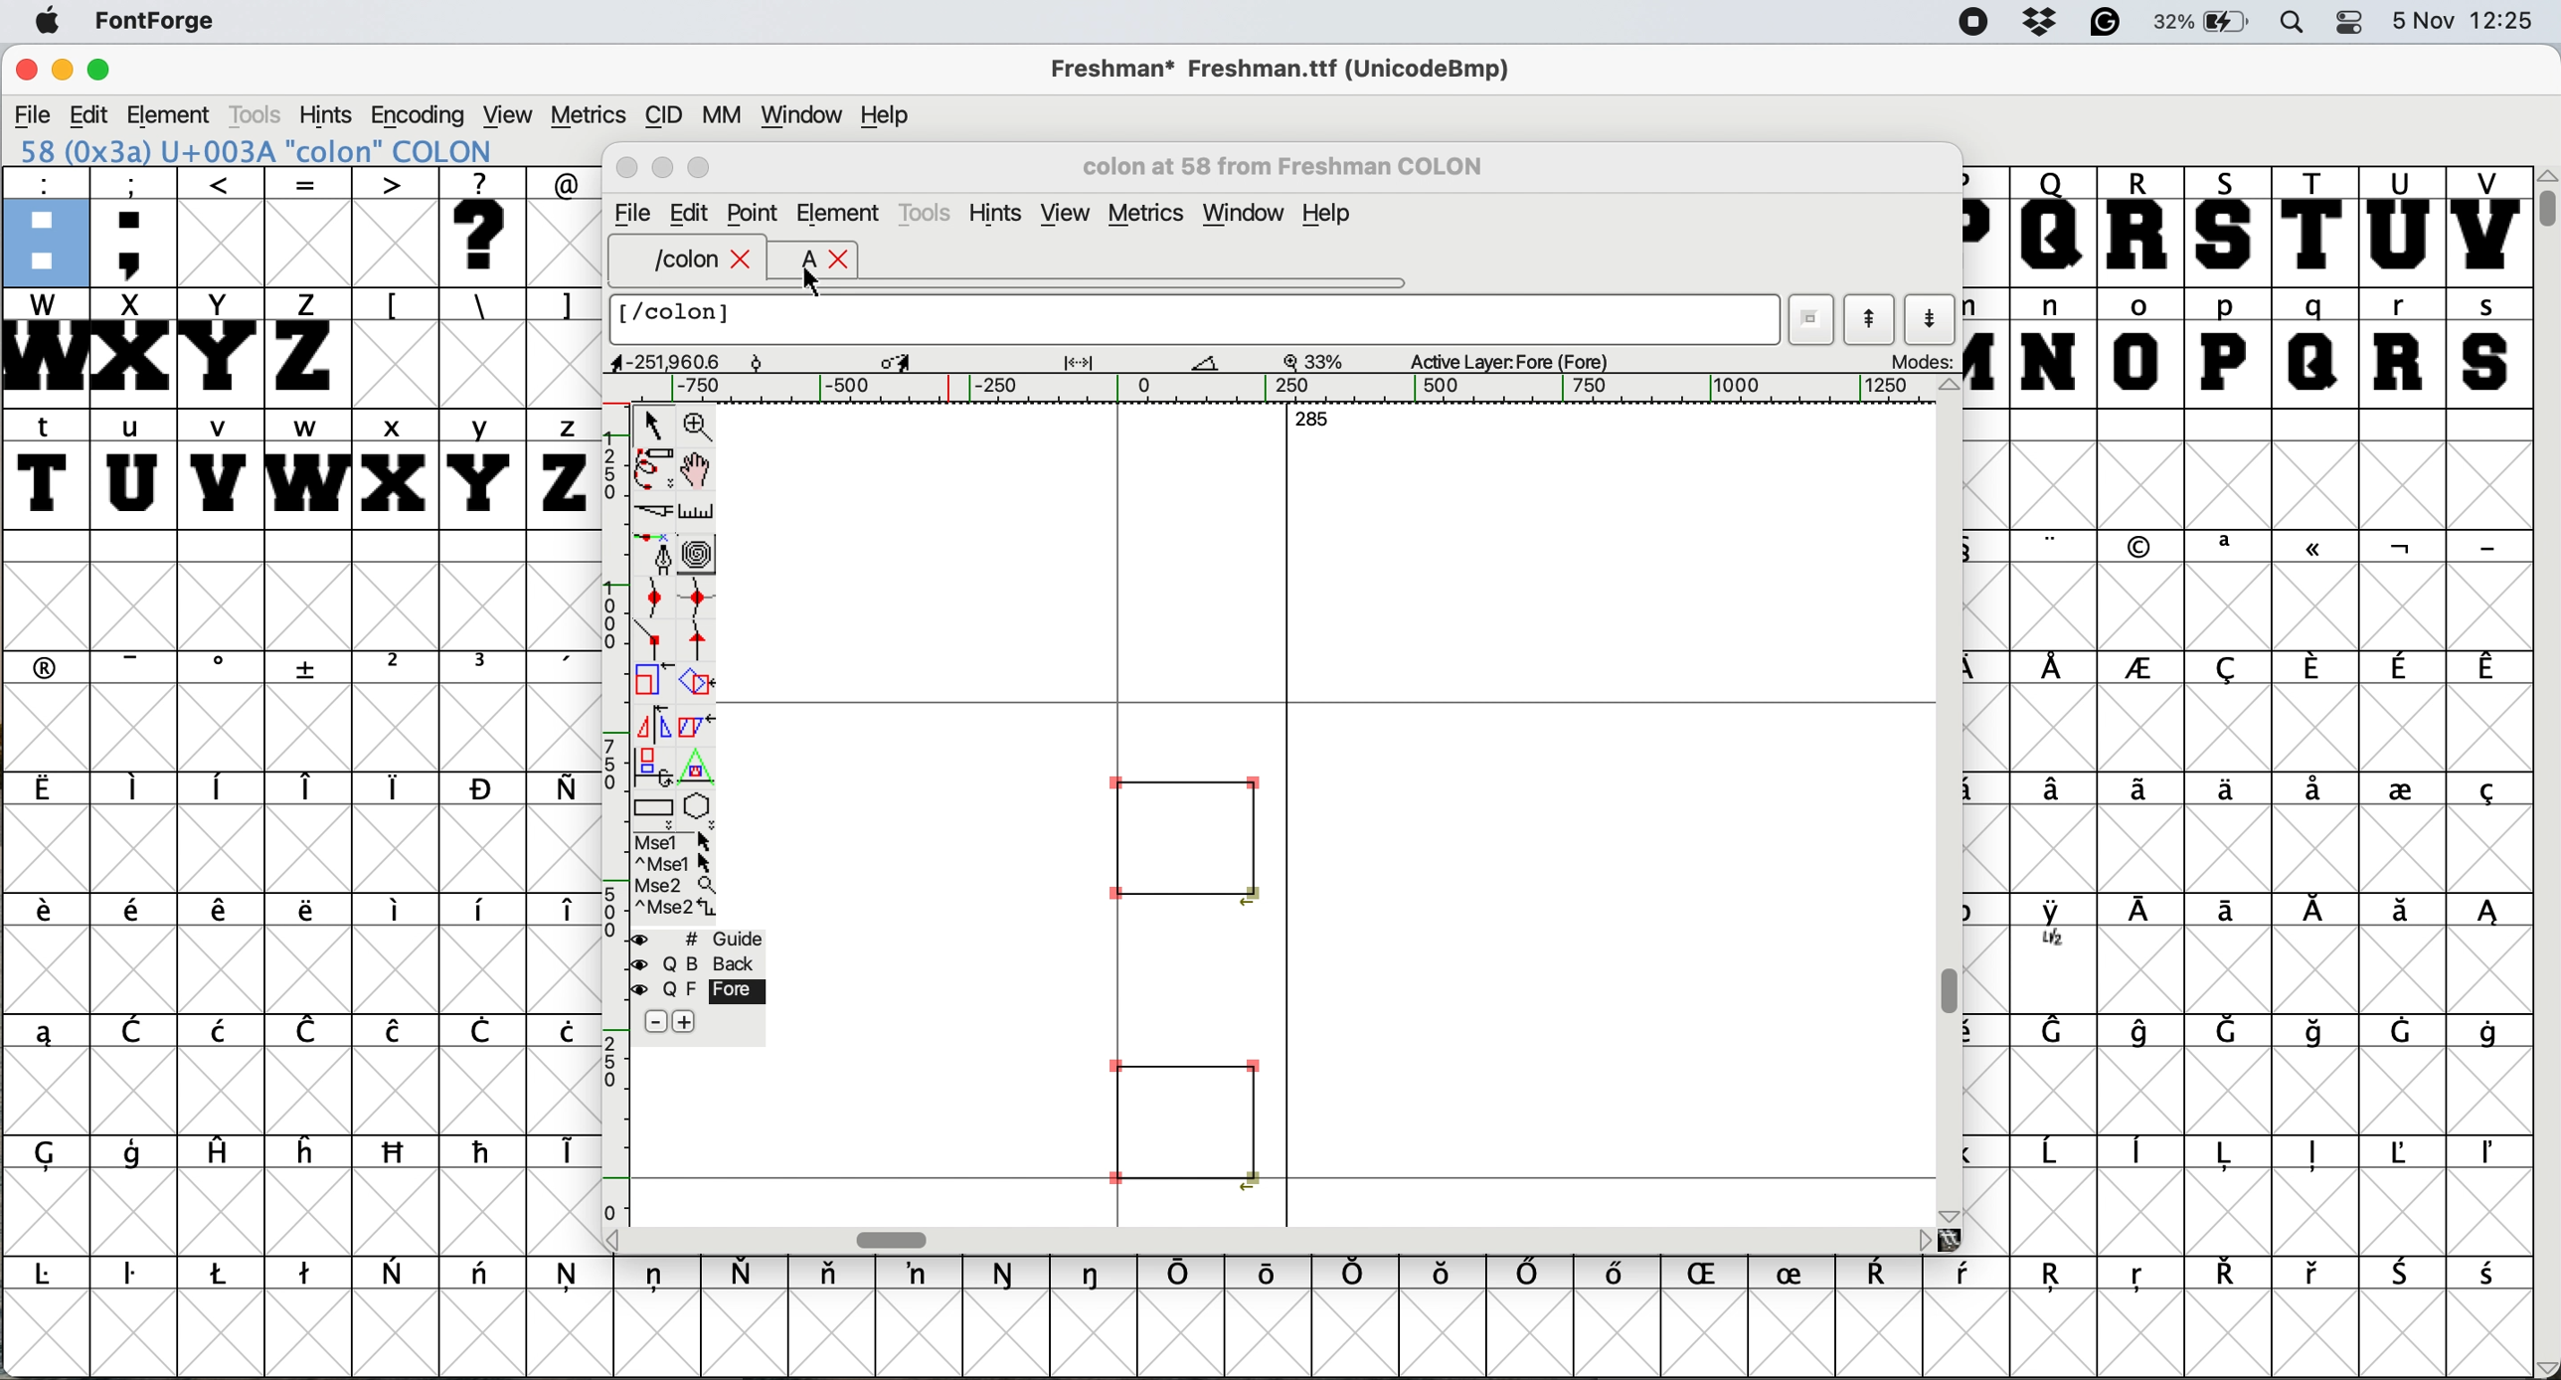 The width and height of the screenshot is (2561, 1380). Describe the element at coordinates (1969, 1277) in the screenshot. I see `symbol` at that location.